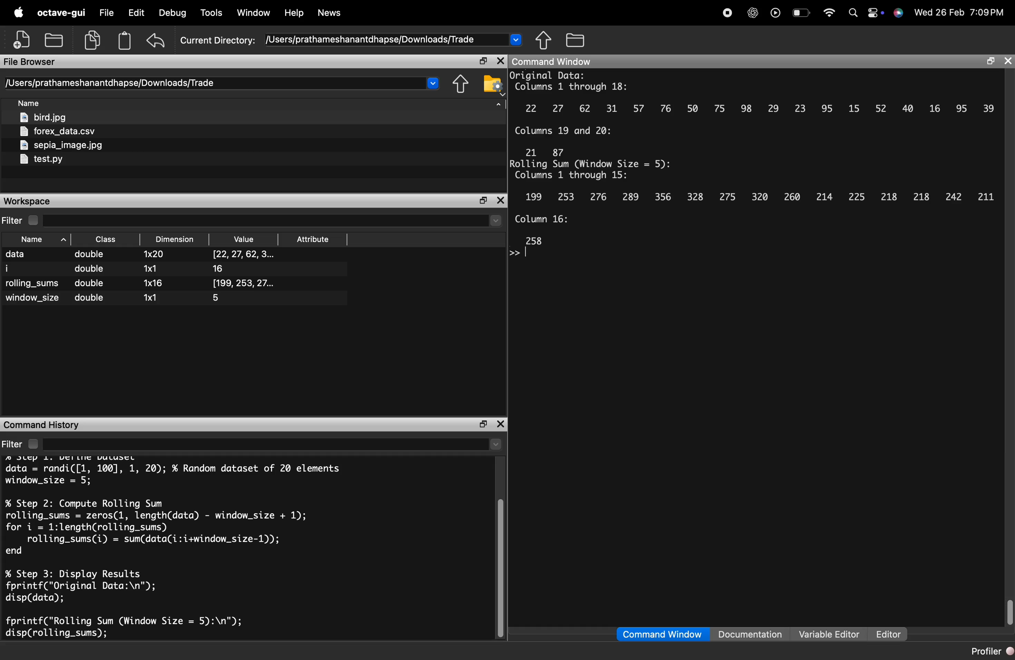  What do you see at coordinates (854, 14) in the screenshot?
I see `search` at bounding box center [854, 14].